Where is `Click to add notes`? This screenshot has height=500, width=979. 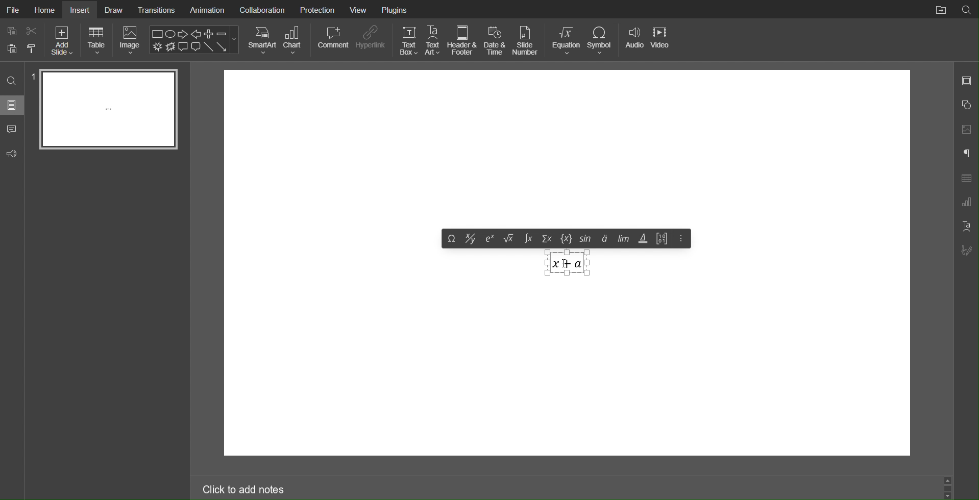 Click to add notes is located at coordinates (243, 491).